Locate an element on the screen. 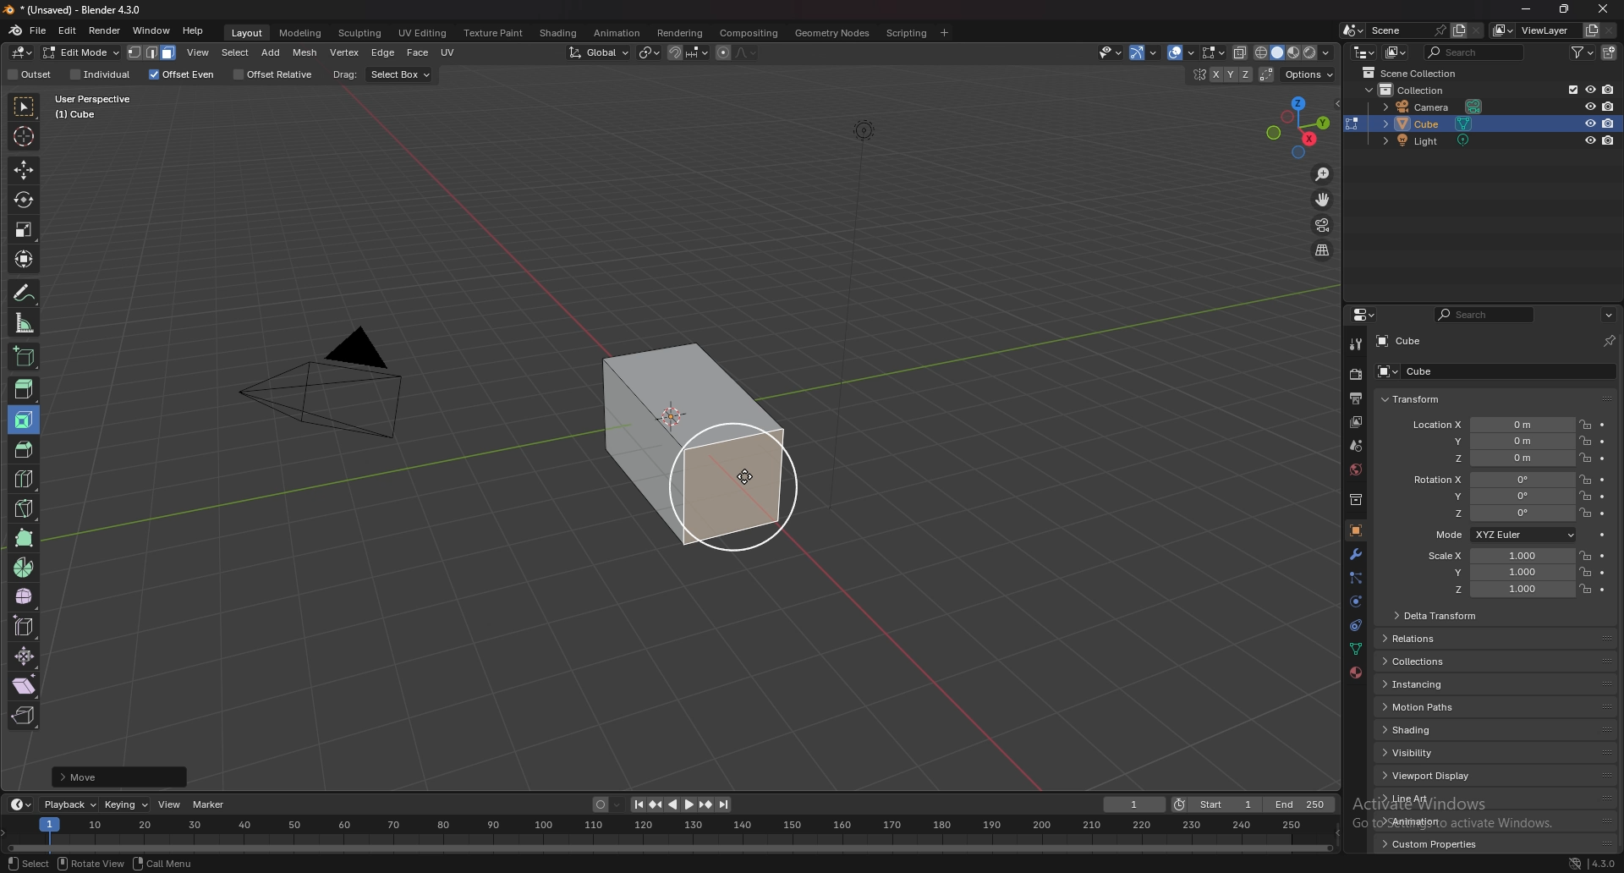 This screenshot has width=1624, height=873. start is located at coordinates (1217, 804).